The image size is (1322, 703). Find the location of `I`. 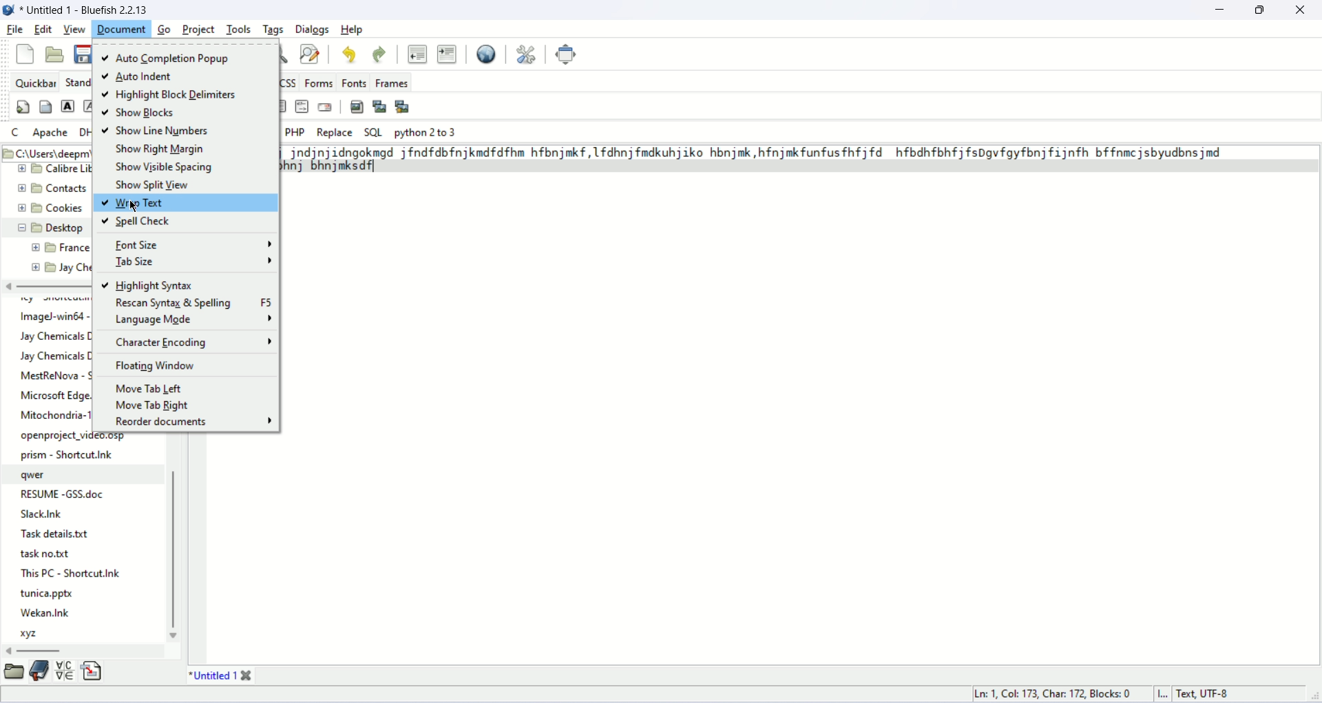

I is located at coordinates (1164, 693).